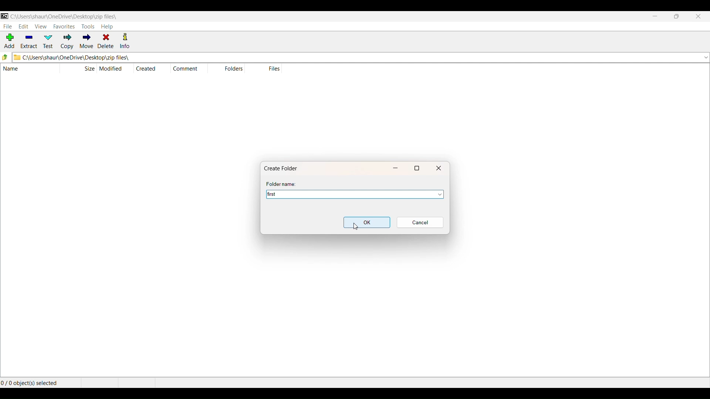 The image size is (710, 399). What do you see at coordinates (41, 26) in the screenshot?
I see `VIEW` at bounding box center [41, 26].